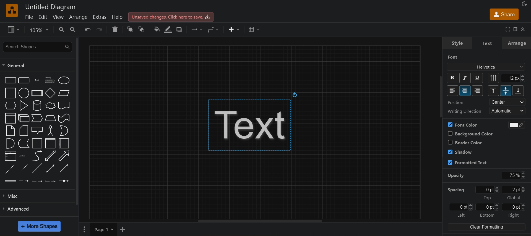 This screenshot has height=236, width=531. Describe the element at coordinates (514, 78) in the screenshot. I see `12px` at that location.